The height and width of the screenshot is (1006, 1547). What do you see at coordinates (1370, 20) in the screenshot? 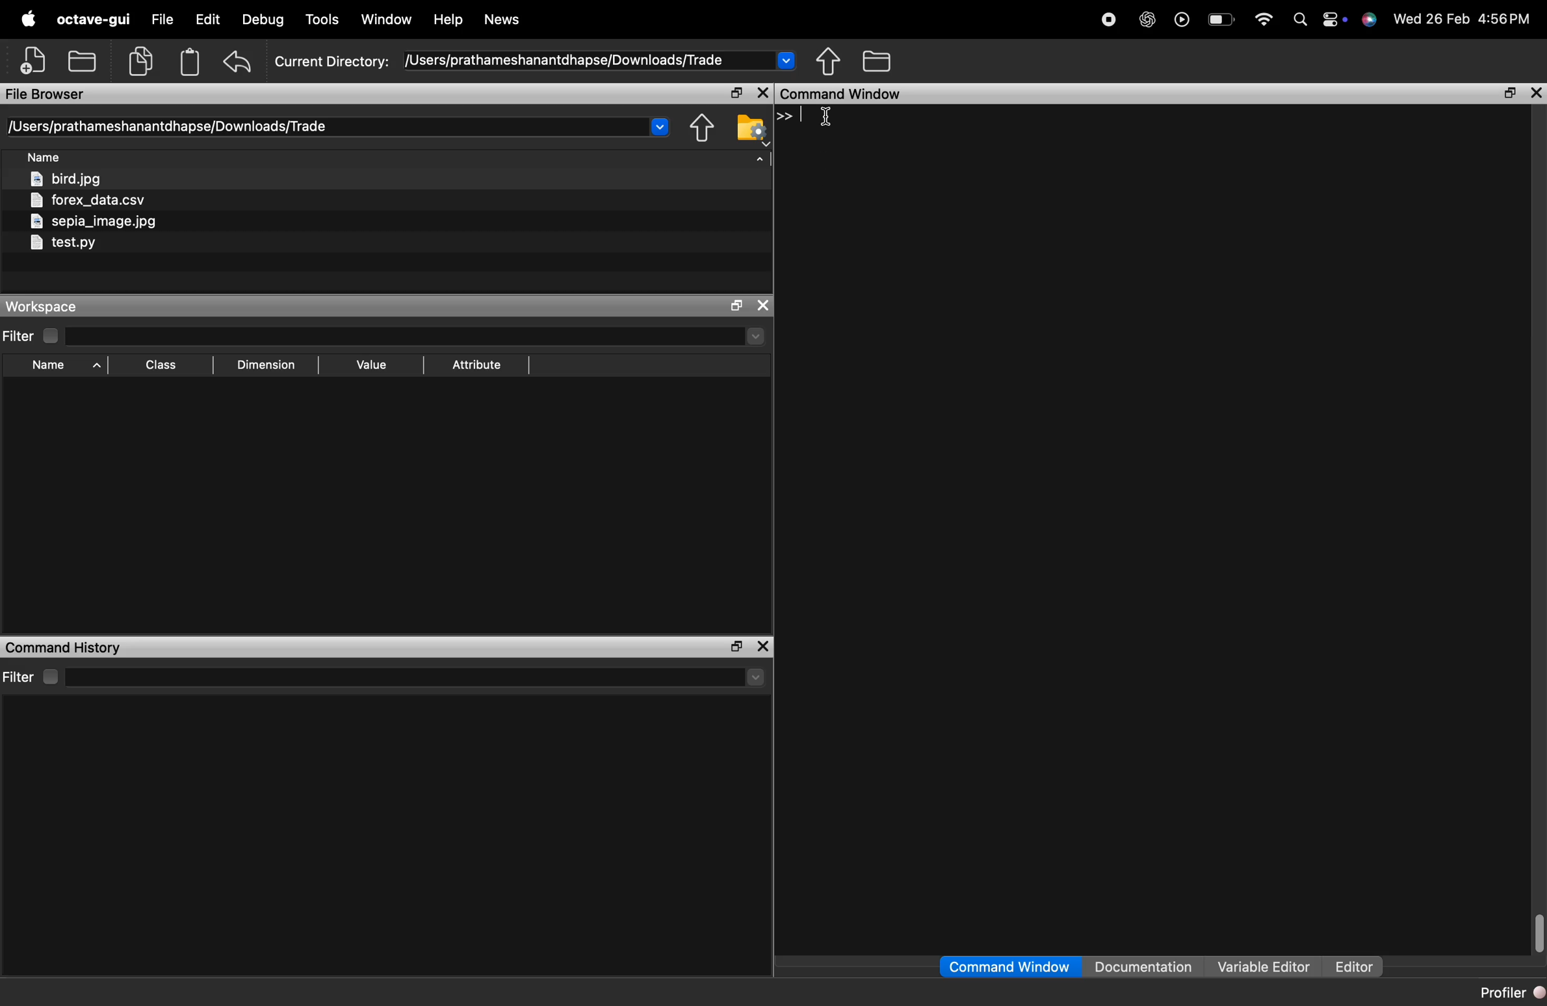
I see `support` at bounding box center [1370, 20].